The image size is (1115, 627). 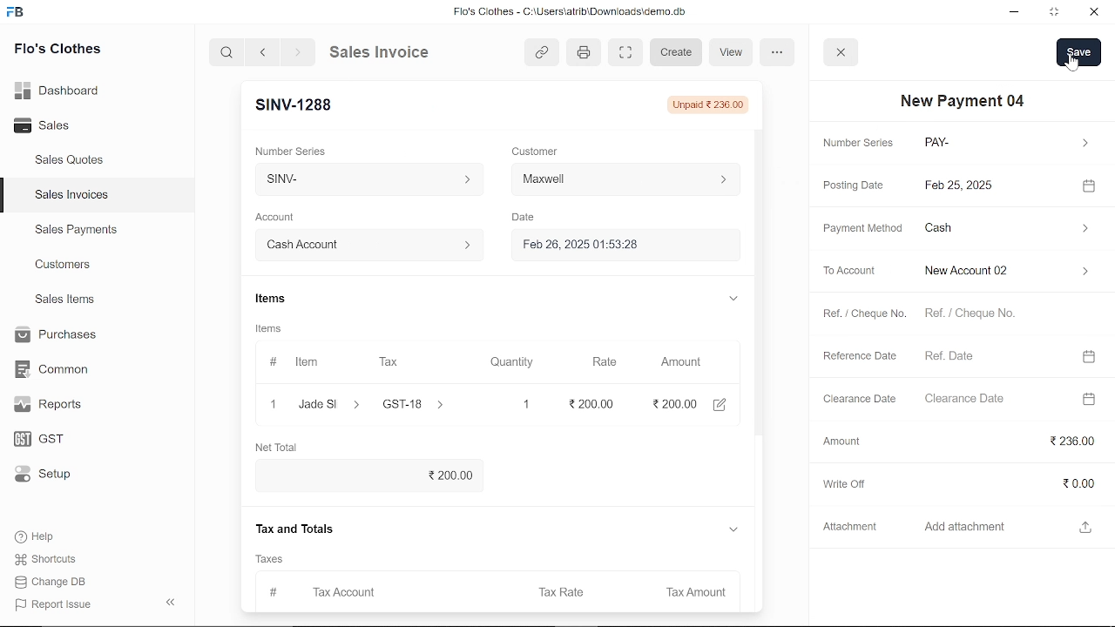 I want to click on full screen, so click(x=625, y=53).